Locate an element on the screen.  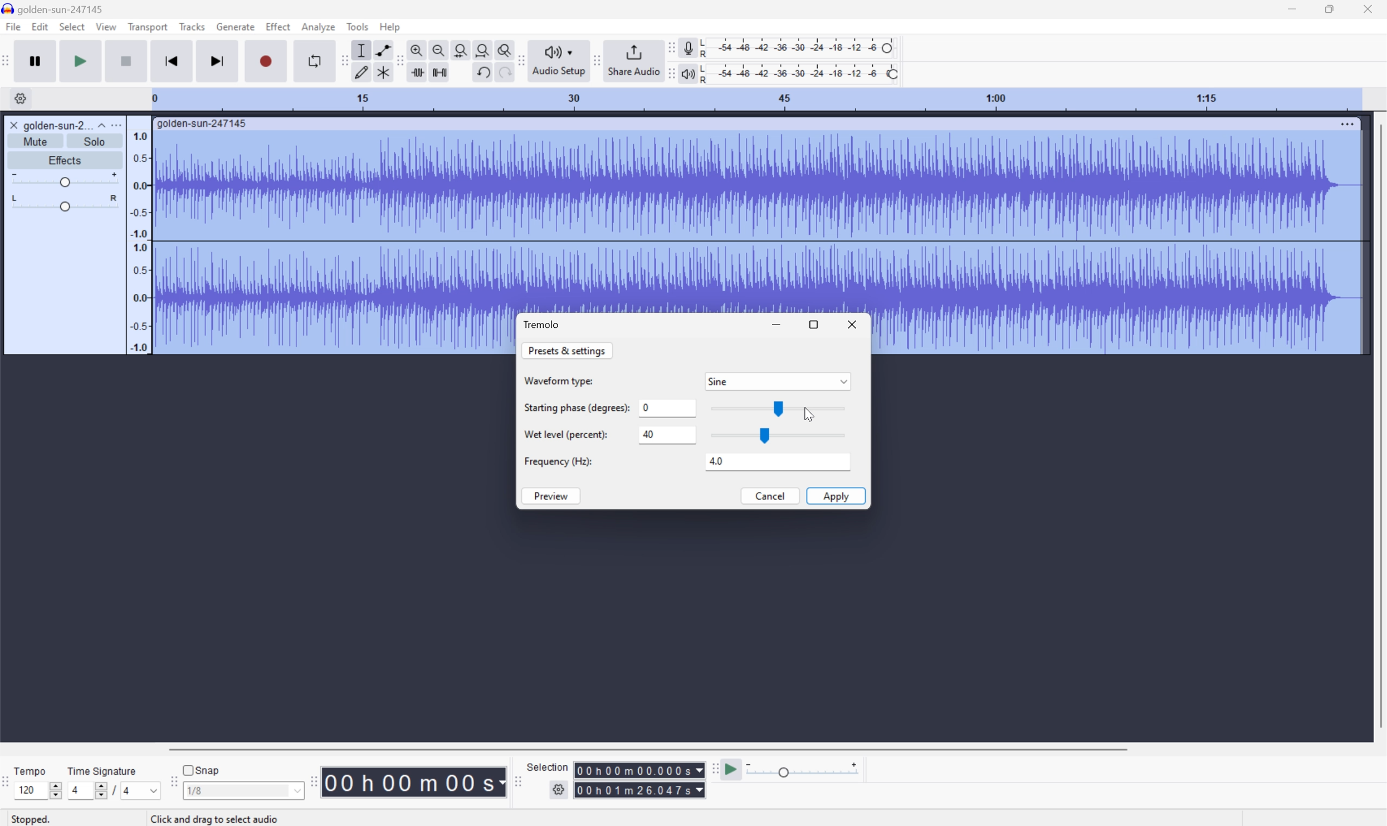
Tools is located at coordinates (357, 25).